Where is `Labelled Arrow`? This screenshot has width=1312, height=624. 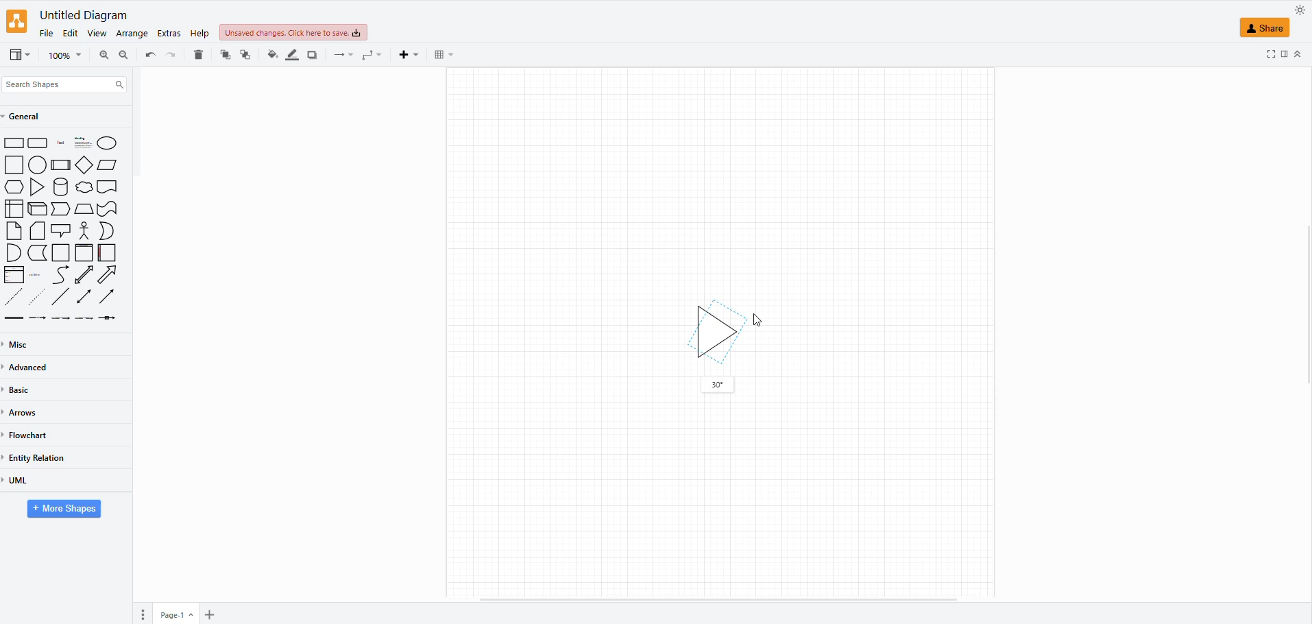 Labelled Arrow is located at coordinates (38, 319).